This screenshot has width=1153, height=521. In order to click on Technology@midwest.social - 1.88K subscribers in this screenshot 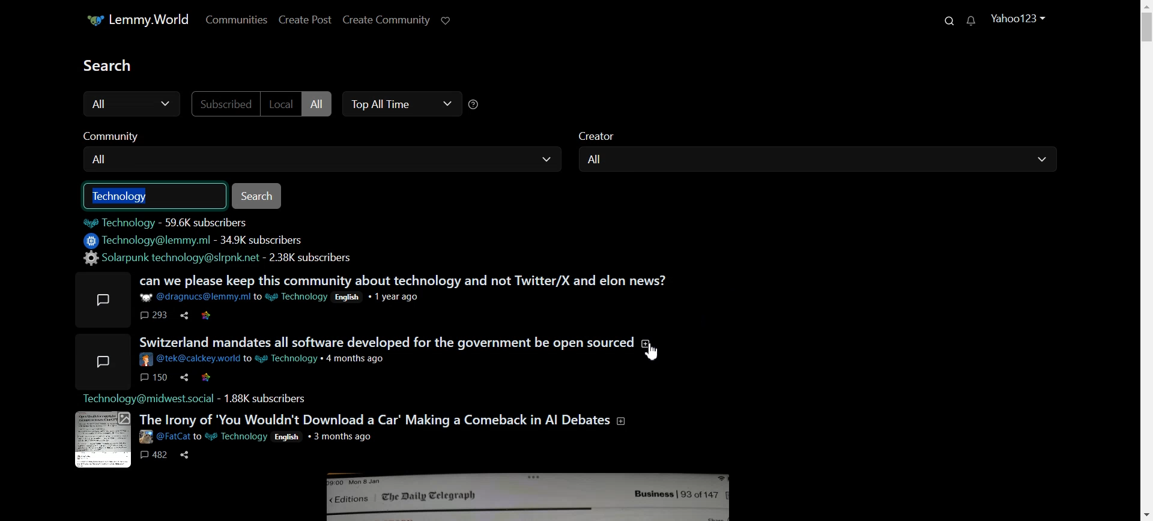, I will do `click(195, 399)`.